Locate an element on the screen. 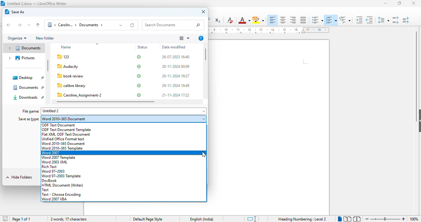 Image resolution: width=421 pixels, height=222 pixels. 2 words, 17 characters is located at coordinates (69, 219).